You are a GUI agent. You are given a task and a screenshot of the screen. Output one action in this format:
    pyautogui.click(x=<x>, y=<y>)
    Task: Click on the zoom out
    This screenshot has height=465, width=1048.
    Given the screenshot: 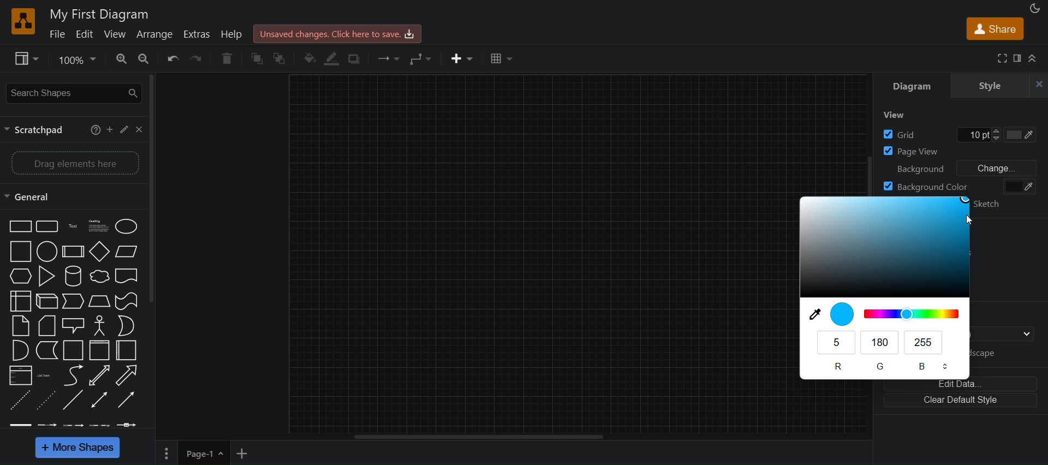 What is the action you would take?
    pyautogui.click(x=143, y=60)
    